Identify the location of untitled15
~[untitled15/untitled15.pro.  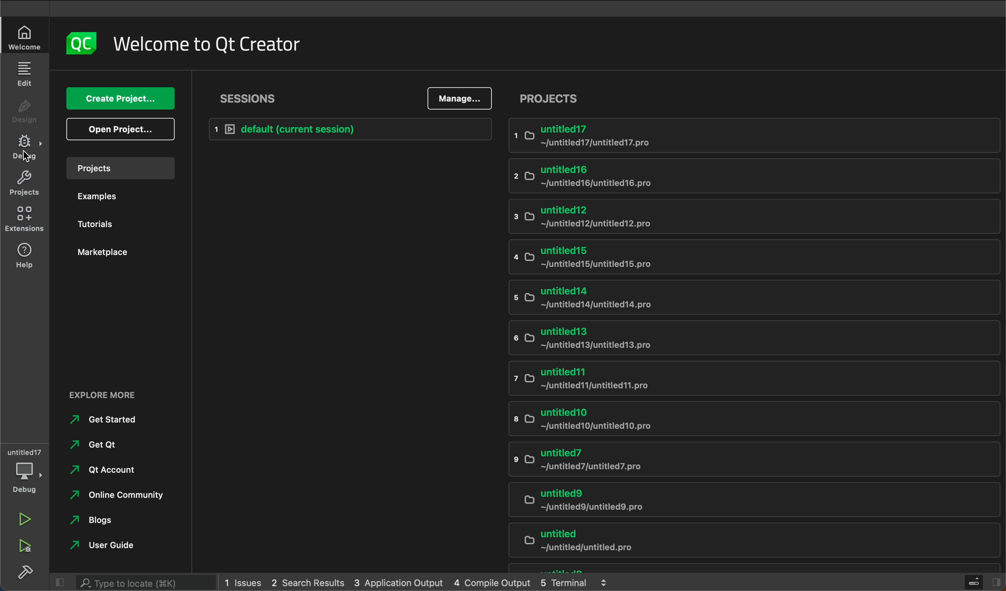
(755, 257).